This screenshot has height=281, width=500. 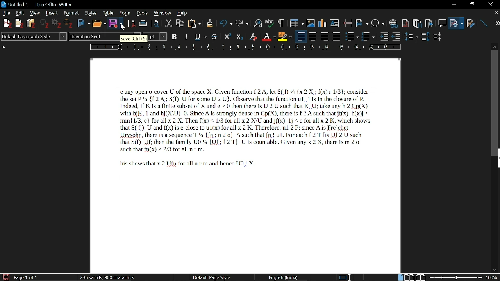 I want to click on single page, so click(x=400, y=277).